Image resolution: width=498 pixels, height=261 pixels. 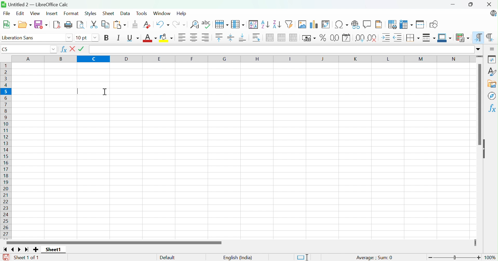 I want to click on Align center, so click(x=194, y=38).